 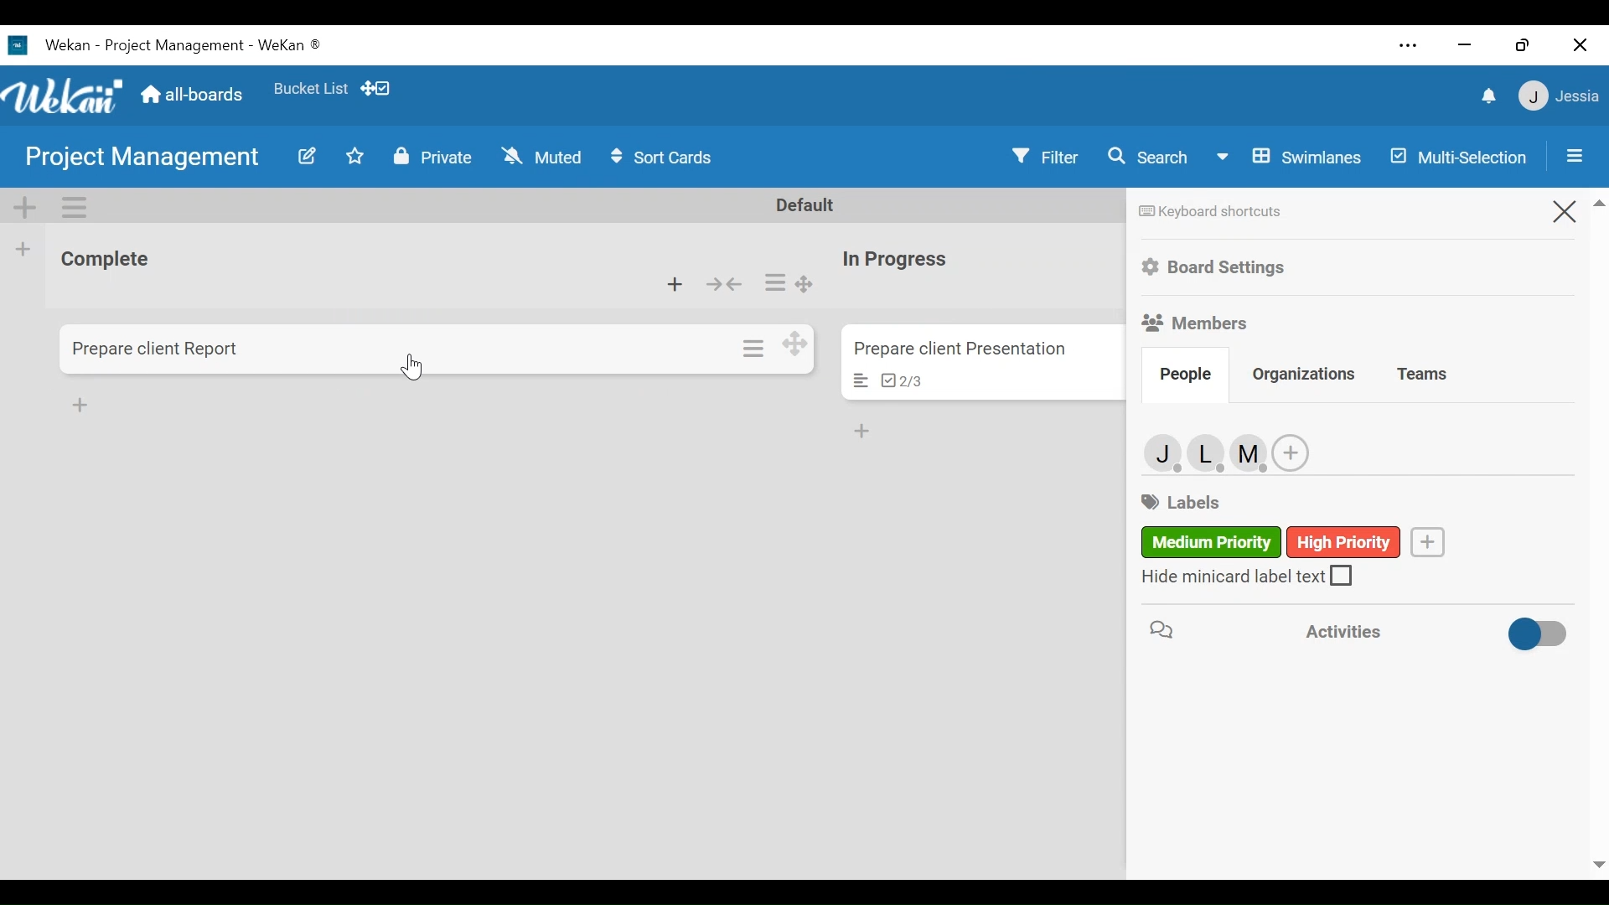 I want to click on Muted, so click(x=541, y=157).